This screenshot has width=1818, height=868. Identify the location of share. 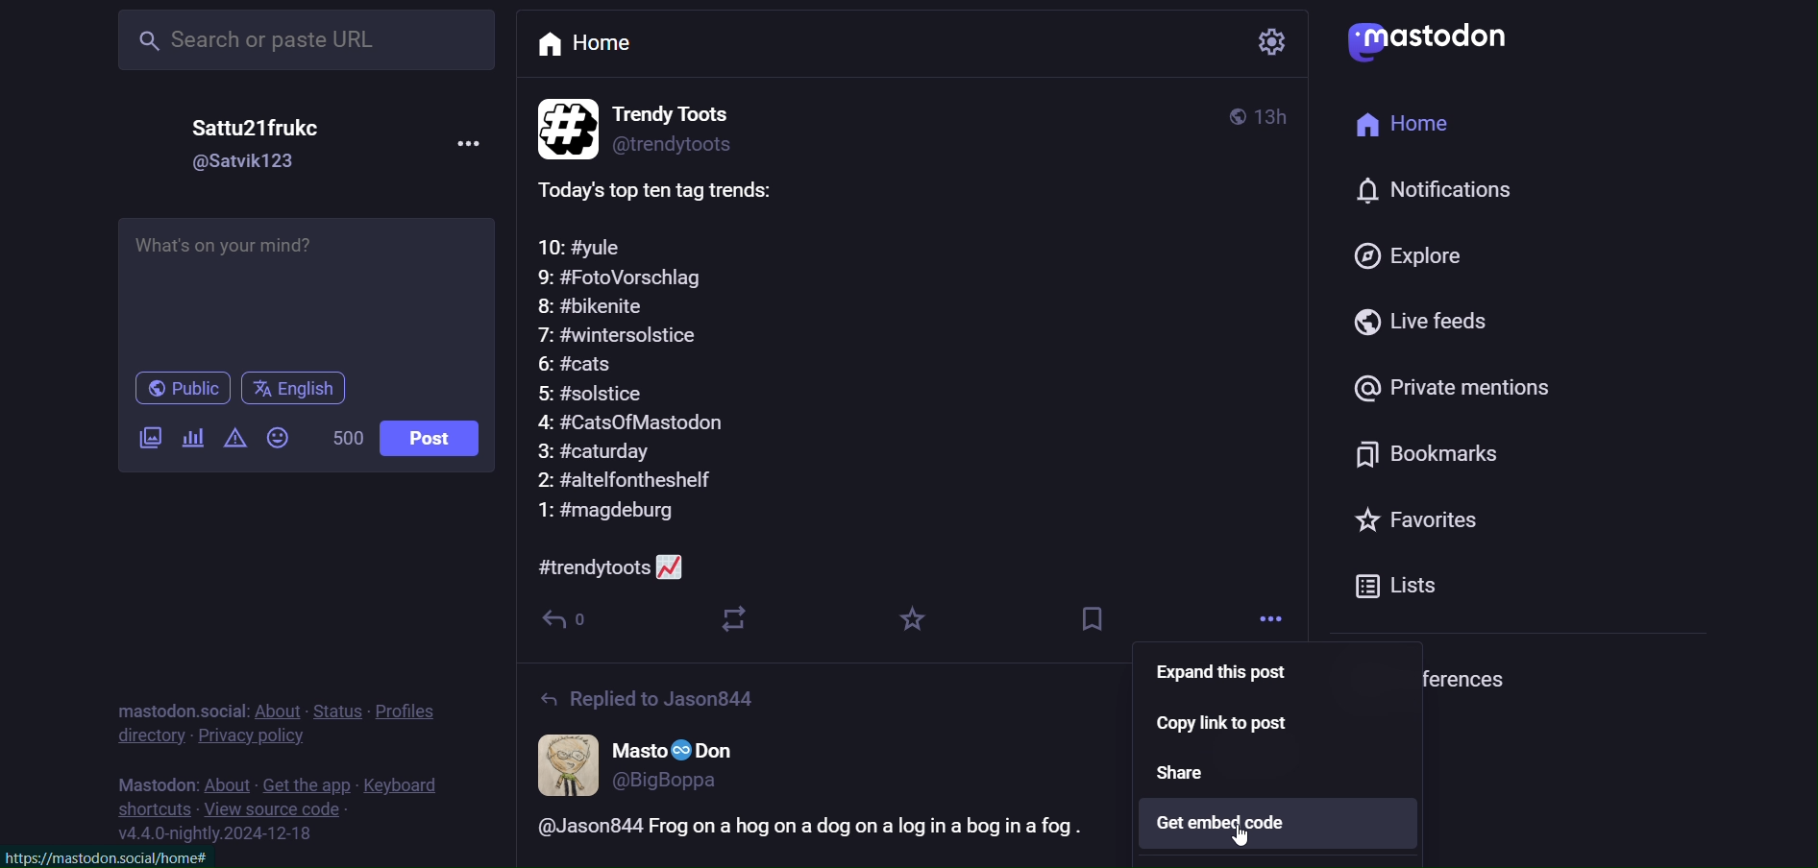
(1197, 774).